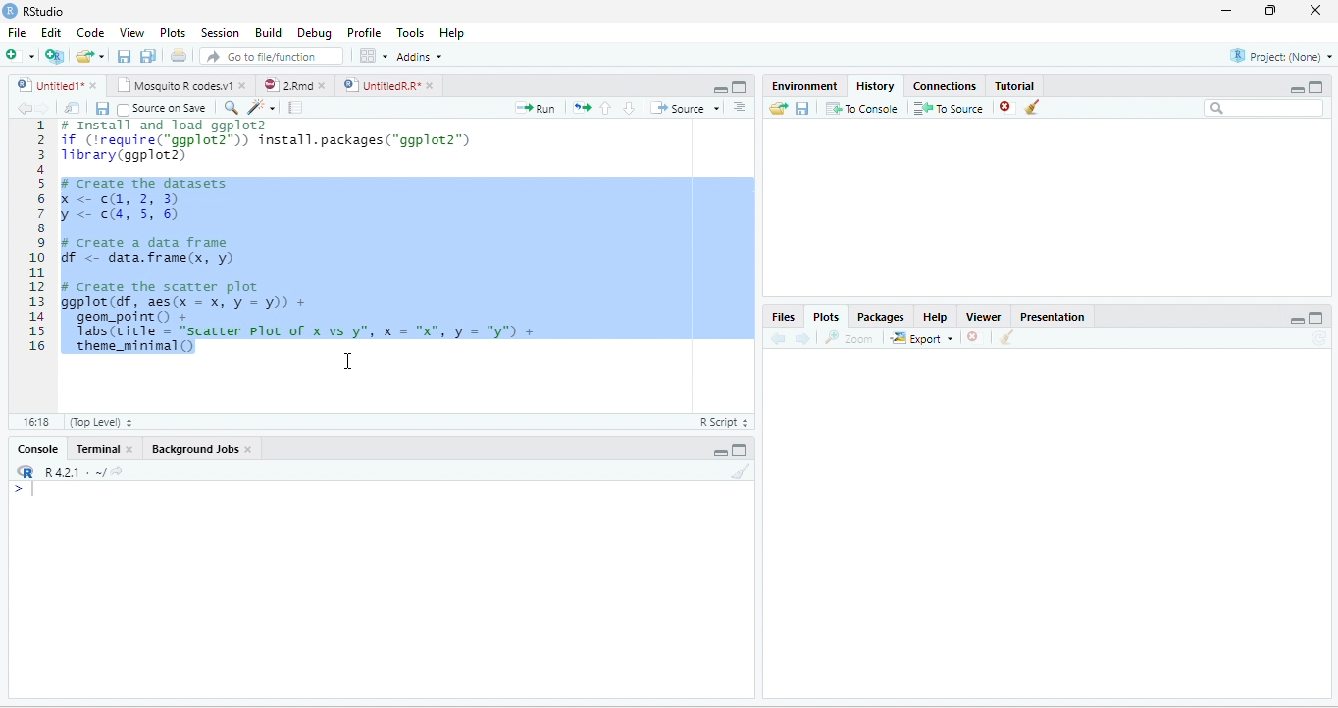  Describe the element at coordinates (742, 471) in the screenshot. I see `Clear console` at that location.